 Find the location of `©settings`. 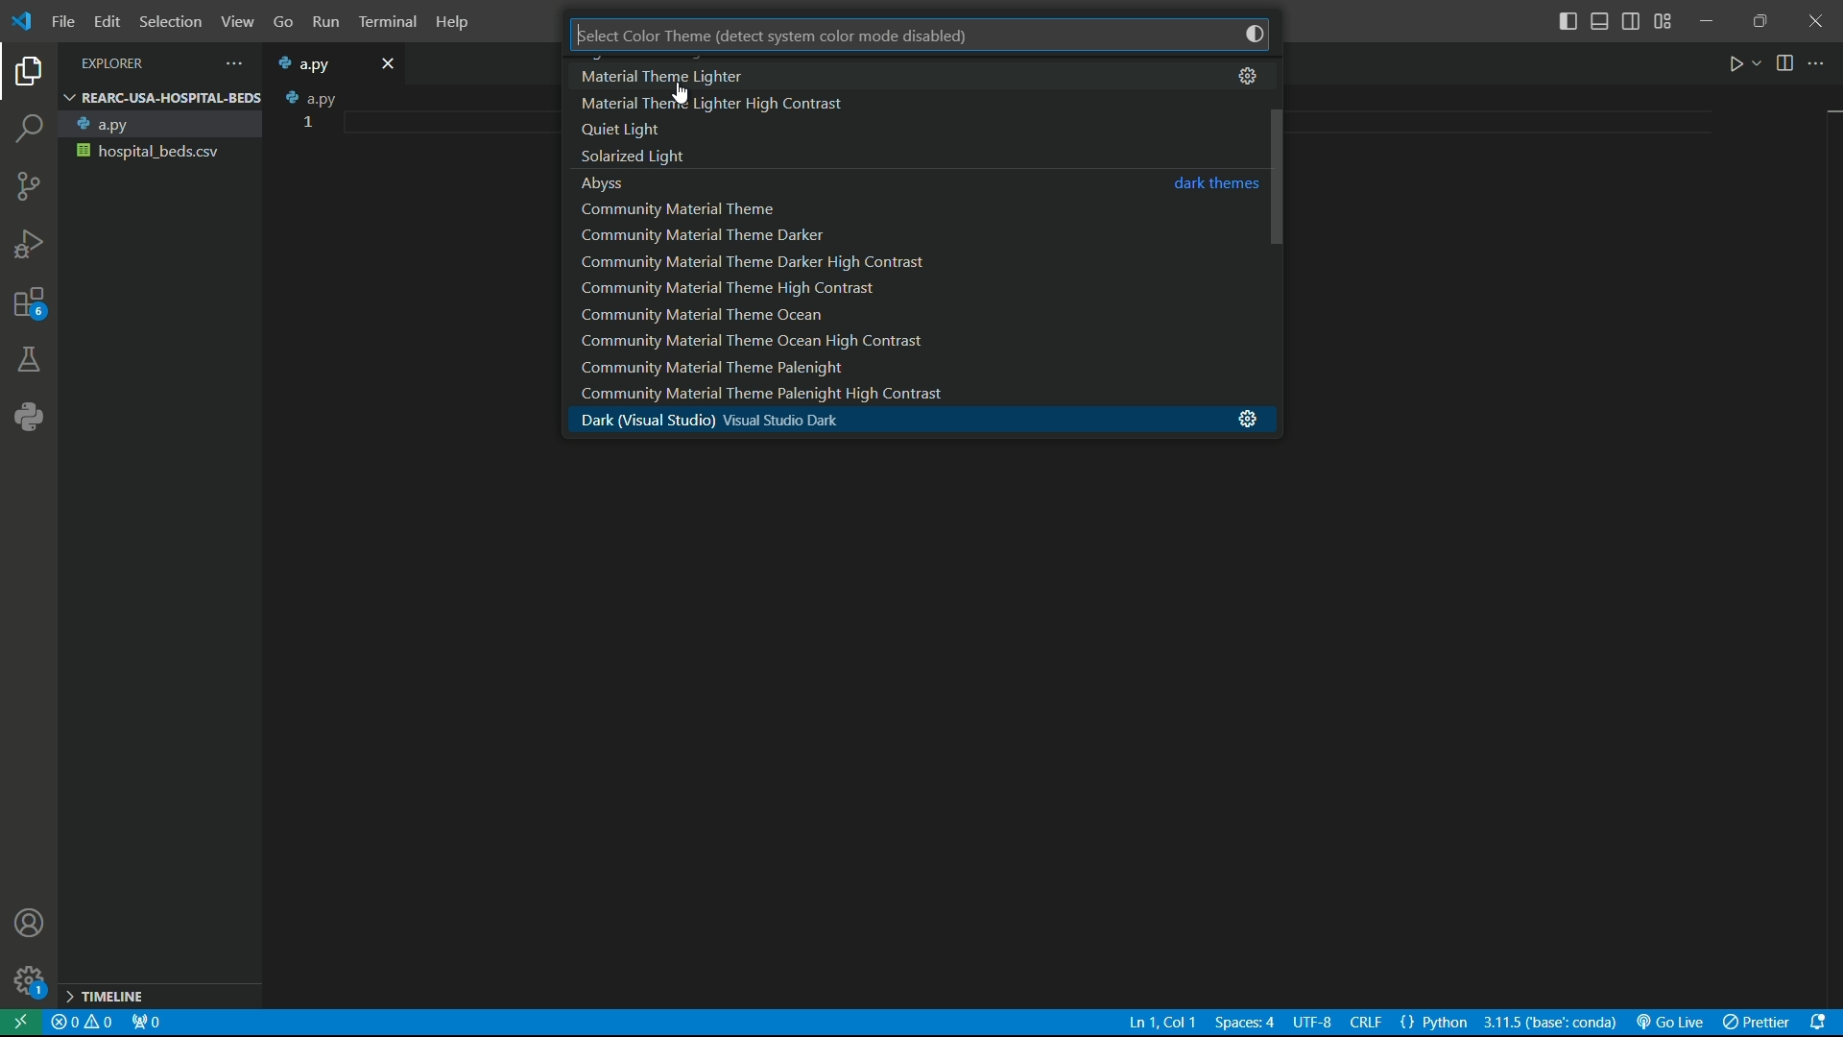

©settings is located at coordinates (1242, 420).